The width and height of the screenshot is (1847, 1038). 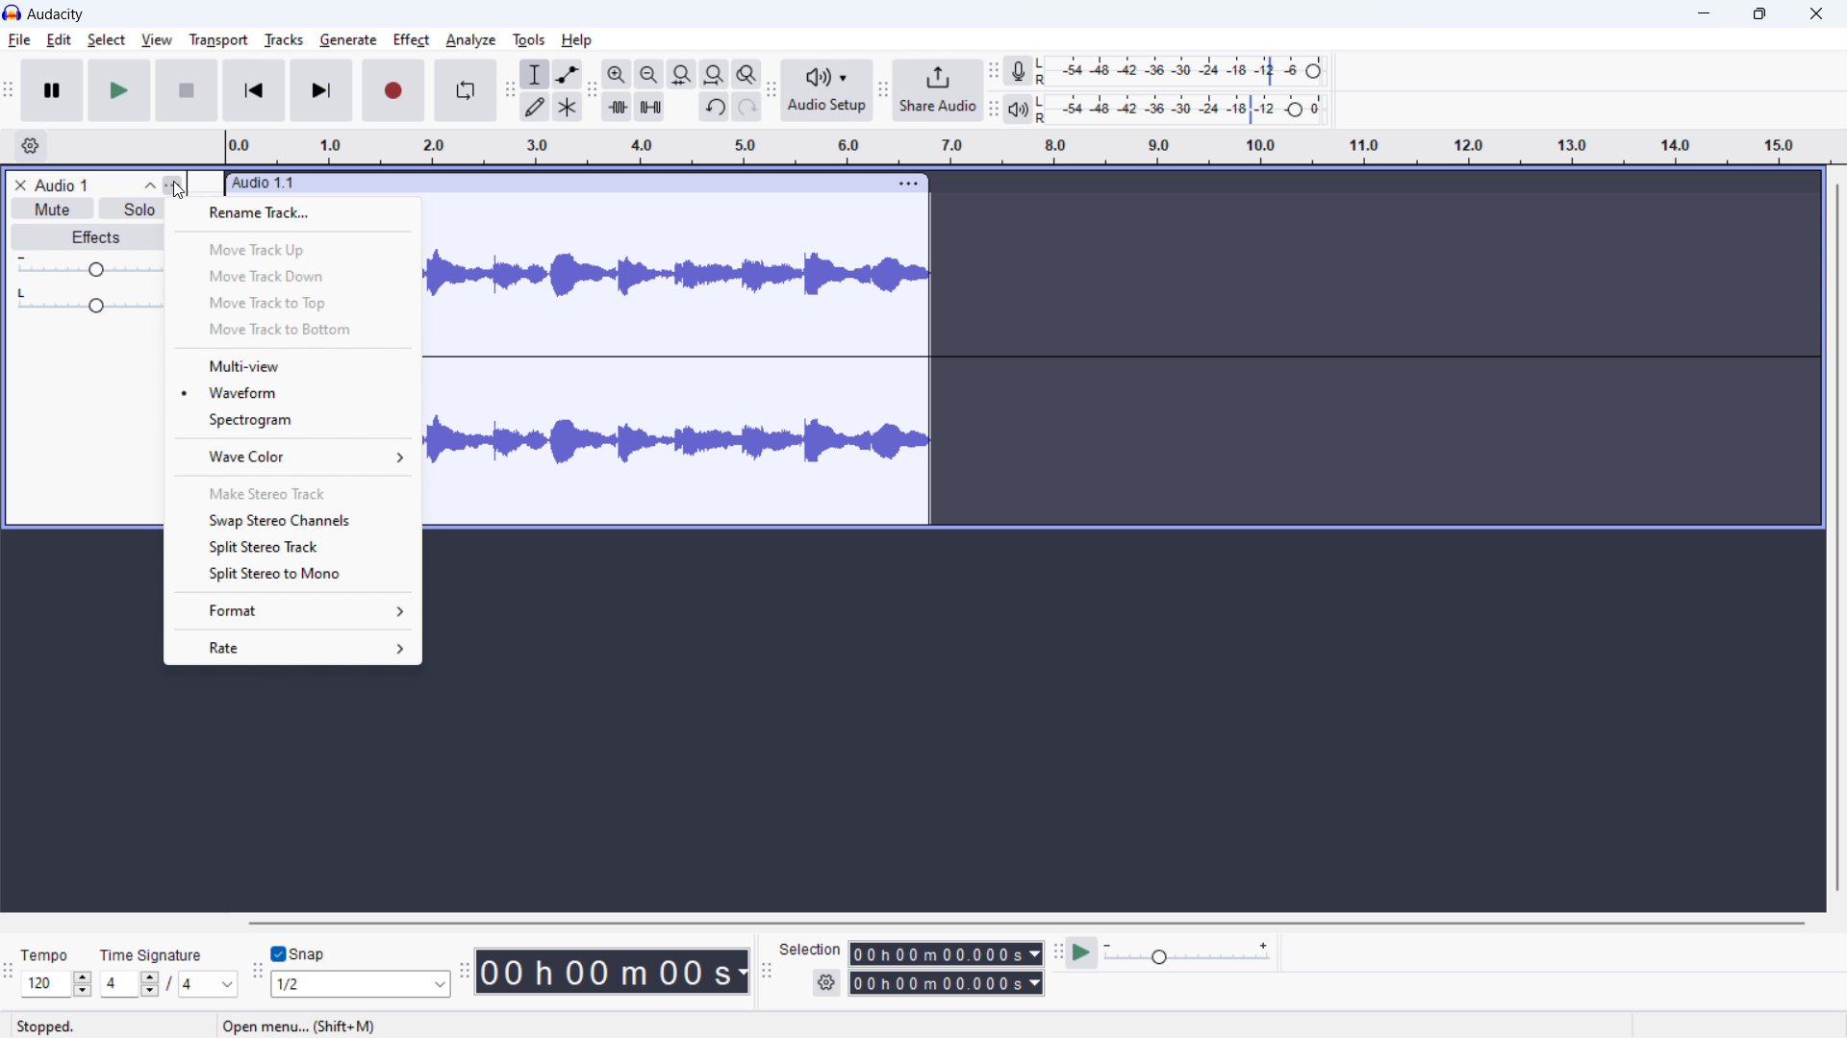 What do you see at coordinates (1060, 952) in the screenshot?
I see `play at speed toolbar` at bounding box center [1060, 952].